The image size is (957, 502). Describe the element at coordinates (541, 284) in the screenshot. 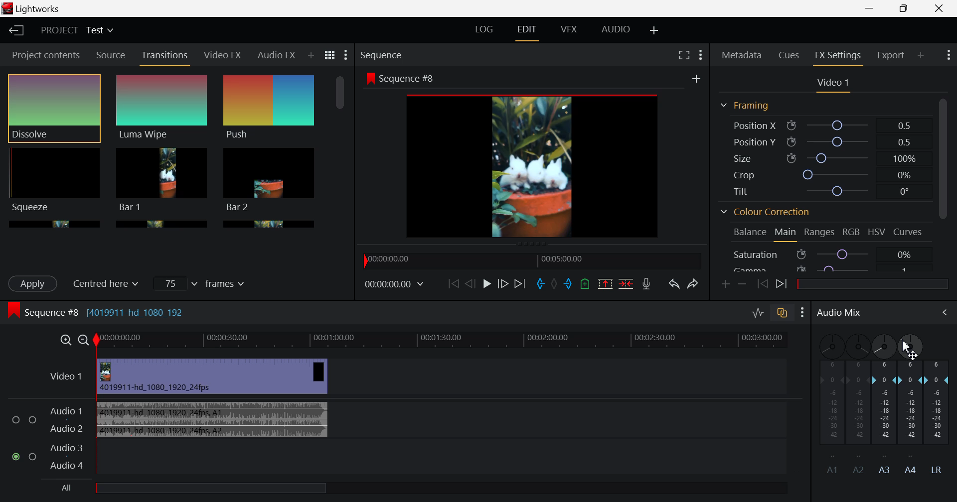

I see `Mark In` at that location.